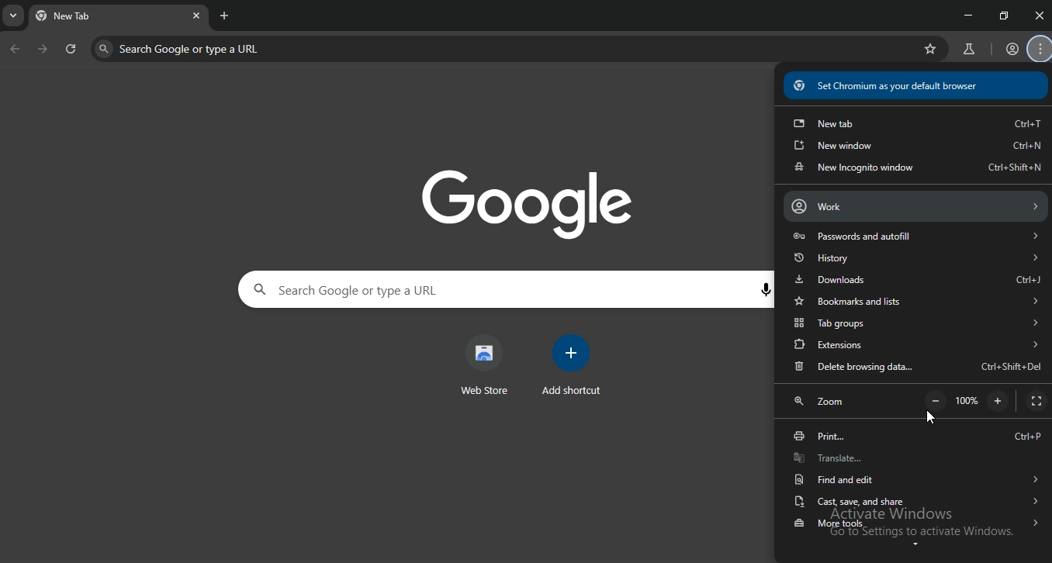  I want to click on account, so click(912, 206).